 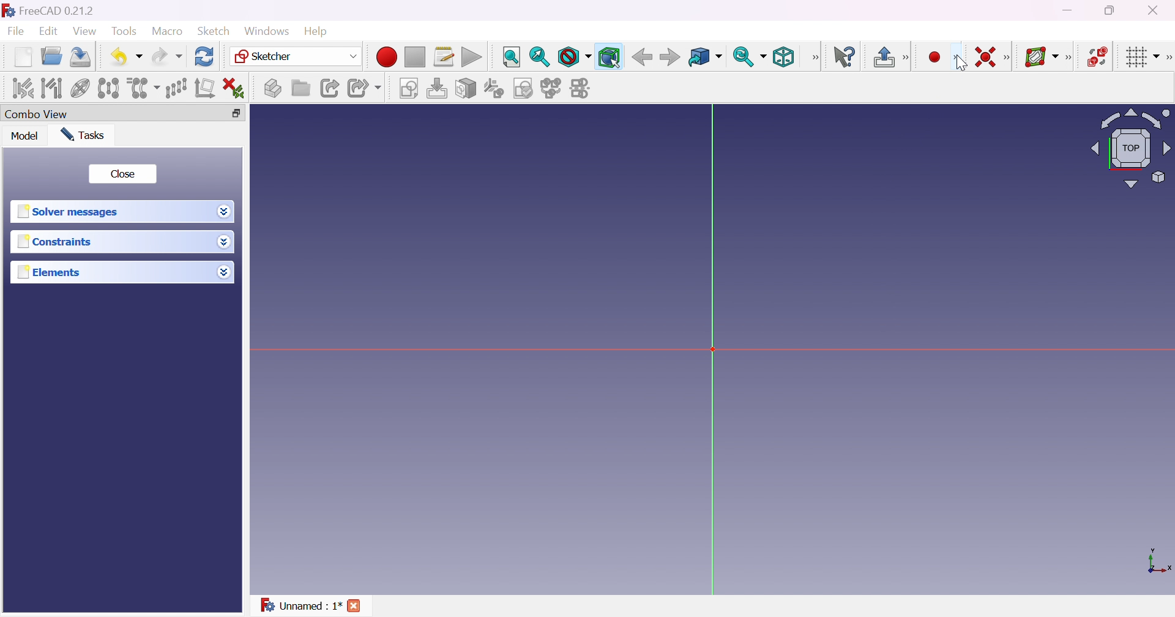 I want to click on Create sketch, so click(x=408, y=88).